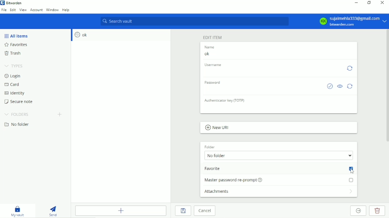 The image size is (389, 218). Describe the element at coordinates (209, 47) in the screenshot. I see `Name ok` at that location.